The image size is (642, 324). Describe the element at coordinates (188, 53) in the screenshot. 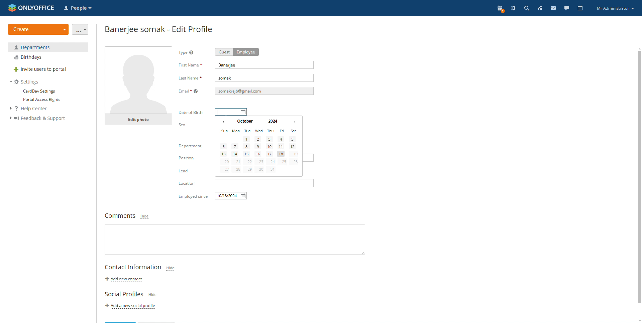

I see `type` at that location.